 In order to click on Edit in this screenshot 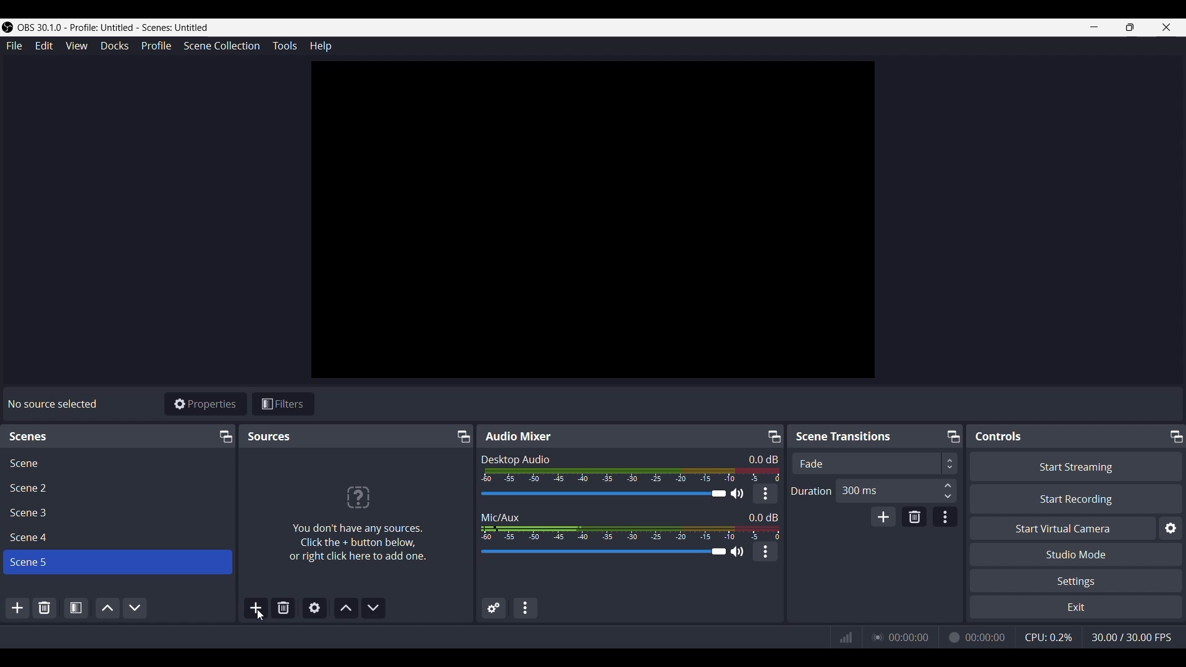, I will do `click(43, 45)`.